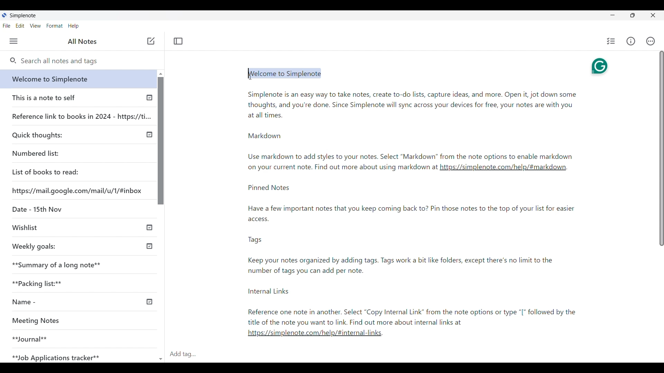 The height and width of the screenshot is (373, 664). I want to click on Edit menu, so click(20, 26).